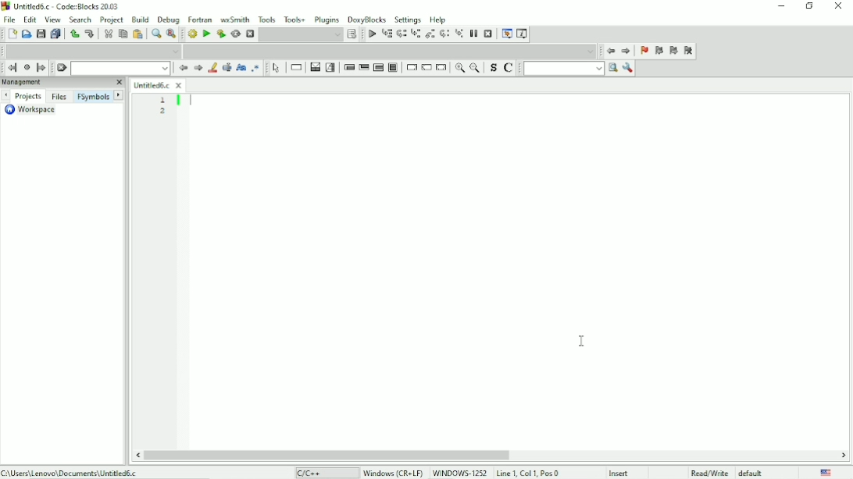 This screenshot has width=853, height=479. What do you see at coordinates (410, 66) in the screenshot?
I see `Break-instruction` at bounding box center [410, 66].